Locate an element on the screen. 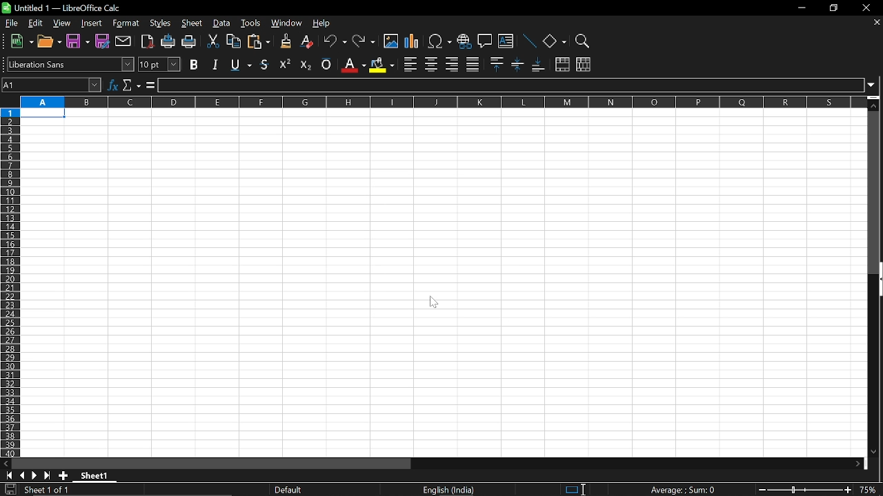  overline is located at coordinates (326, 63).